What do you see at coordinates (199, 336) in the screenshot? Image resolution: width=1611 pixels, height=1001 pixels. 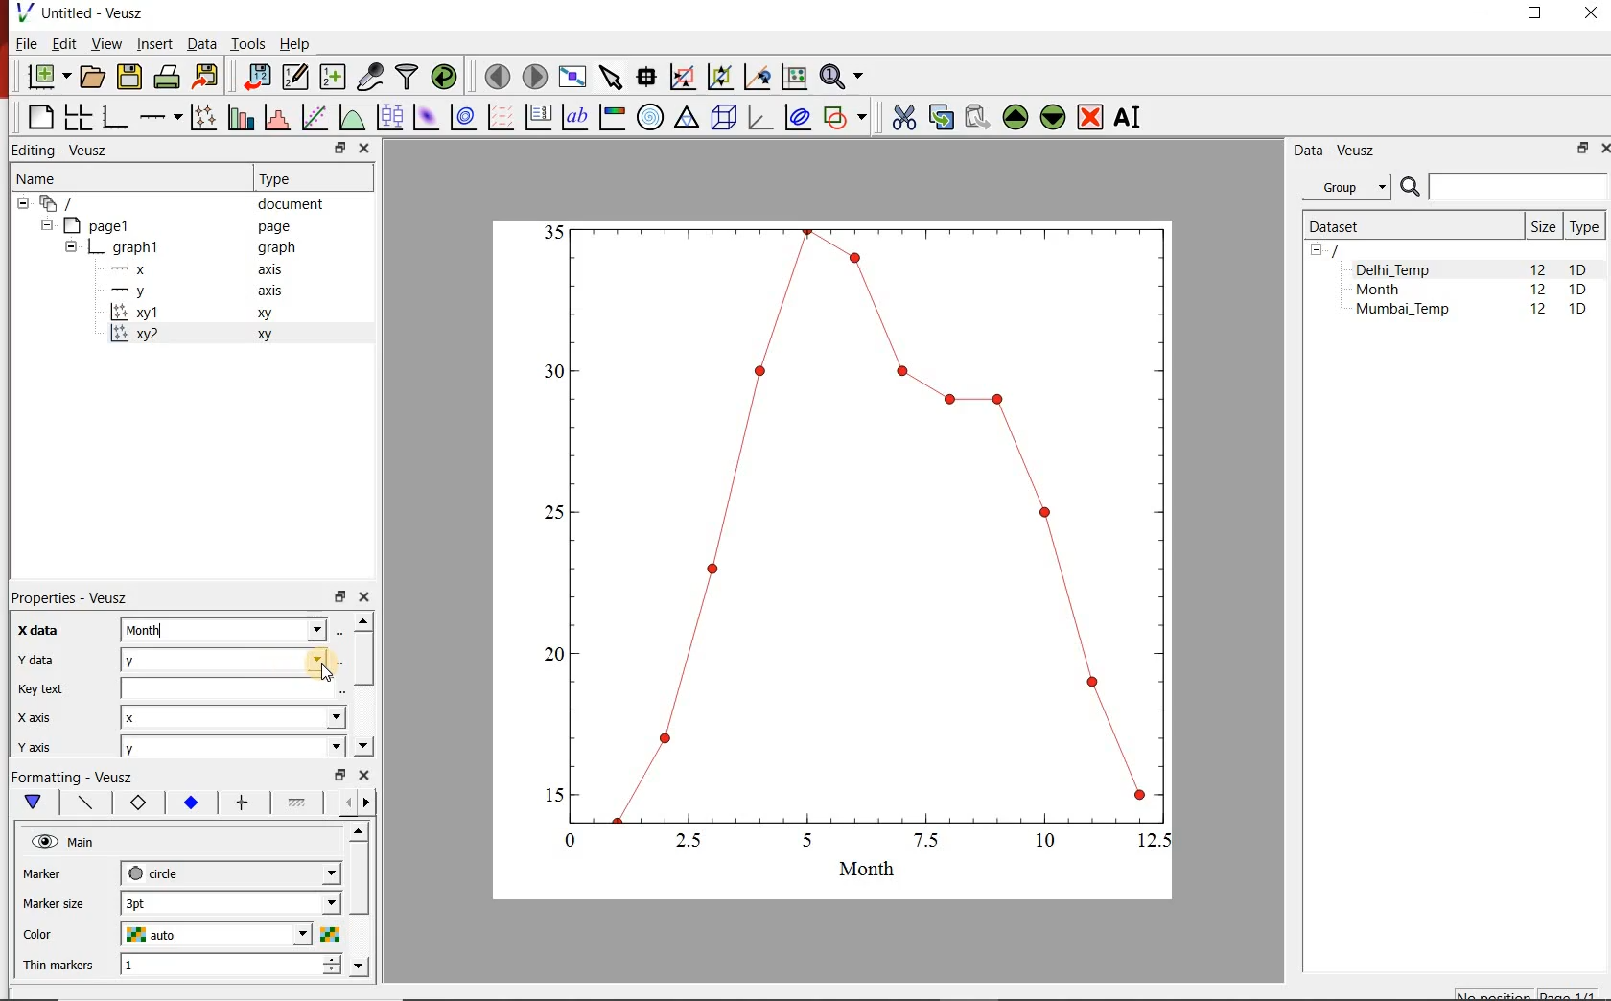 I see `xy2` at bounding box center [199, 336].